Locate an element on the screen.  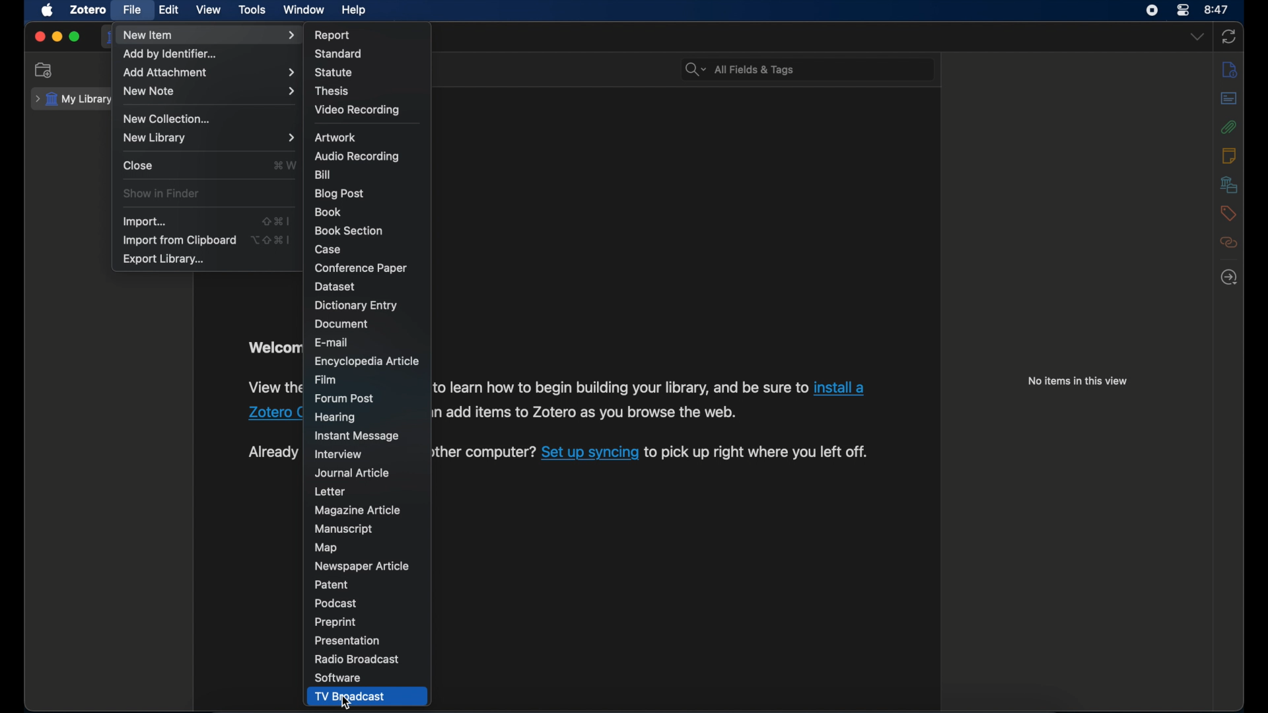
conference paper is located at coordinates (361, 267).